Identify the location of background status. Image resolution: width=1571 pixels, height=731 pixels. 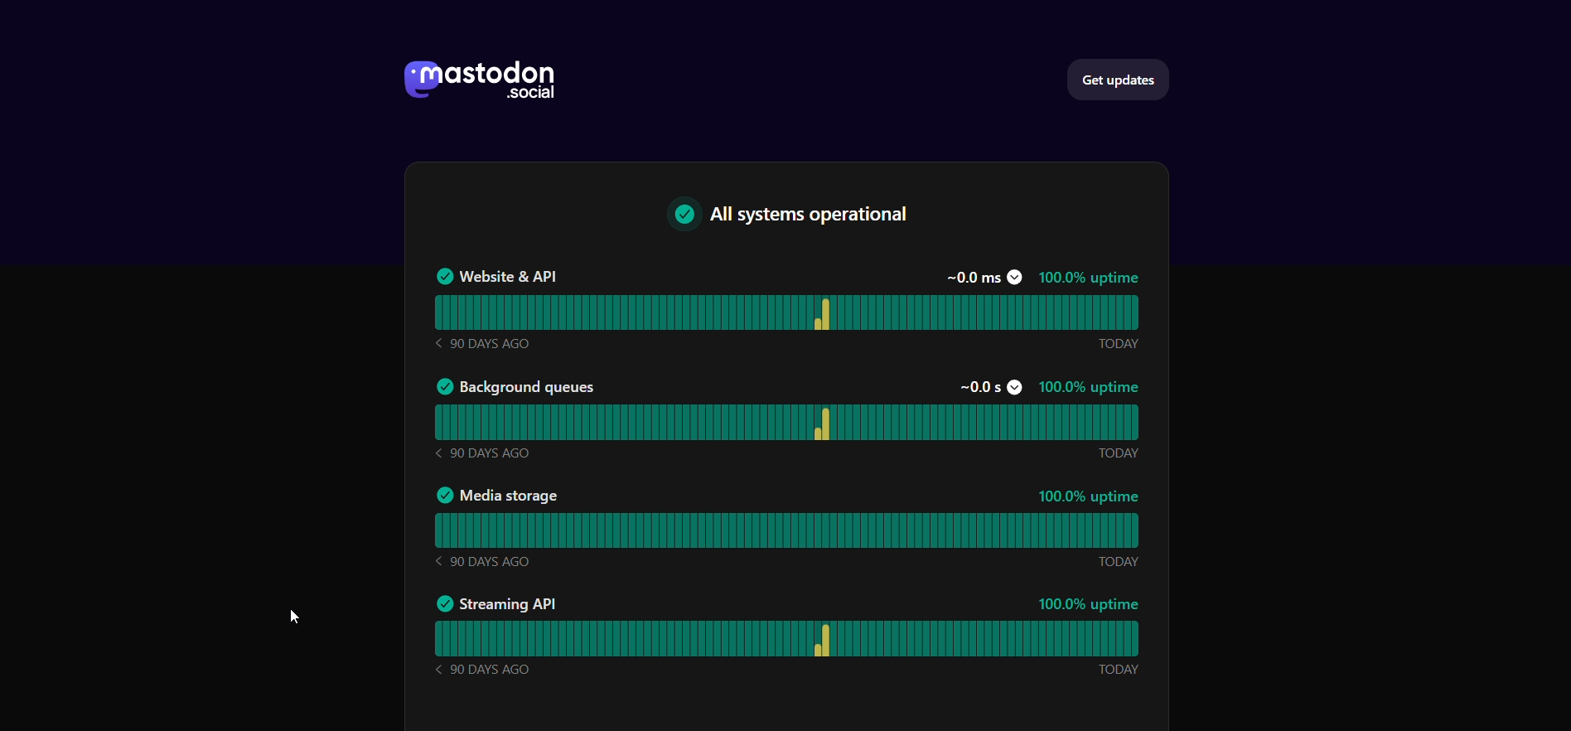
(786, 417).